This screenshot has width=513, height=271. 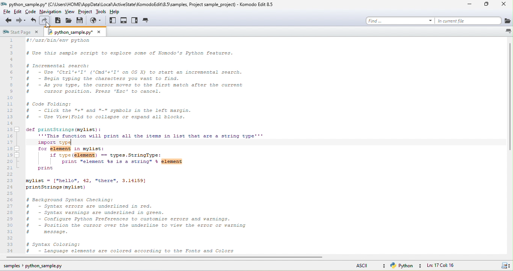 What do you see at coordinates (69, 21) in the screenshot?
I see `open` at bounding box center [69, 21].